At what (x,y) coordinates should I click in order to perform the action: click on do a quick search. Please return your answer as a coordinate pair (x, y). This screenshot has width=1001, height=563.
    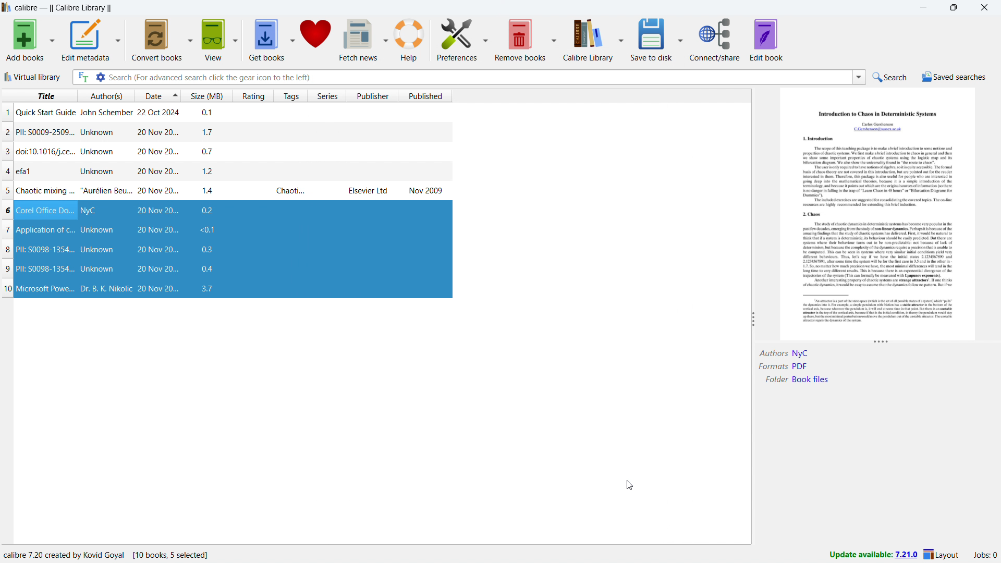
    Looking at the image, I should click on (890, 78).